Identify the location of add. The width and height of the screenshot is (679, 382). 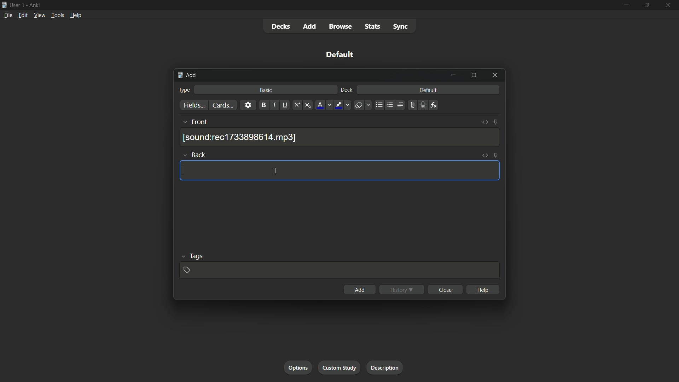
(187, 76).